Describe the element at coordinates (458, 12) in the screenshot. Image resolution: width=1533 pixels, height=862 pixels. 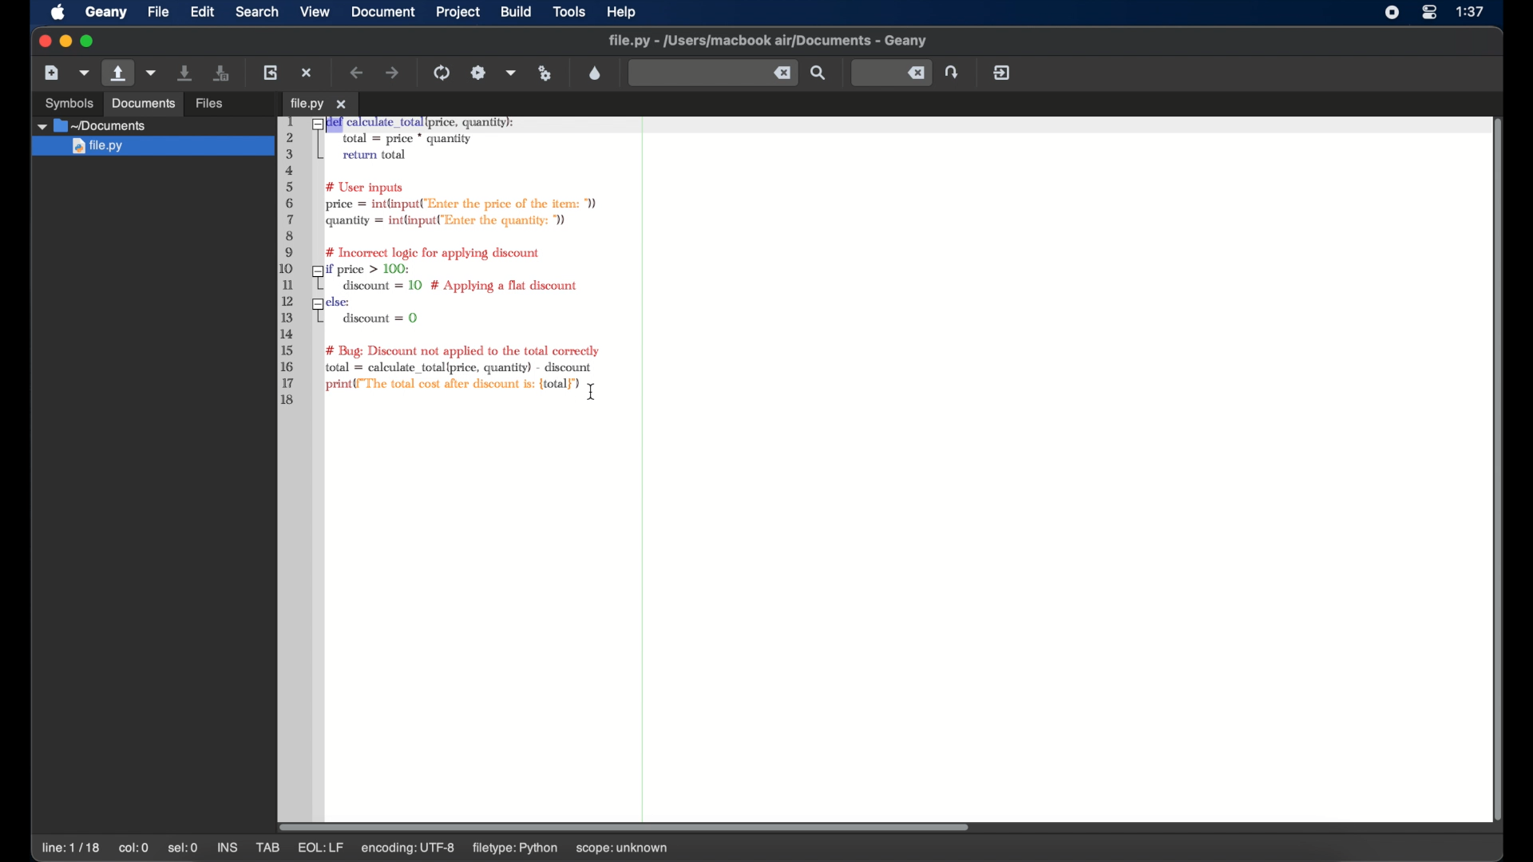
I see `project` at that location.